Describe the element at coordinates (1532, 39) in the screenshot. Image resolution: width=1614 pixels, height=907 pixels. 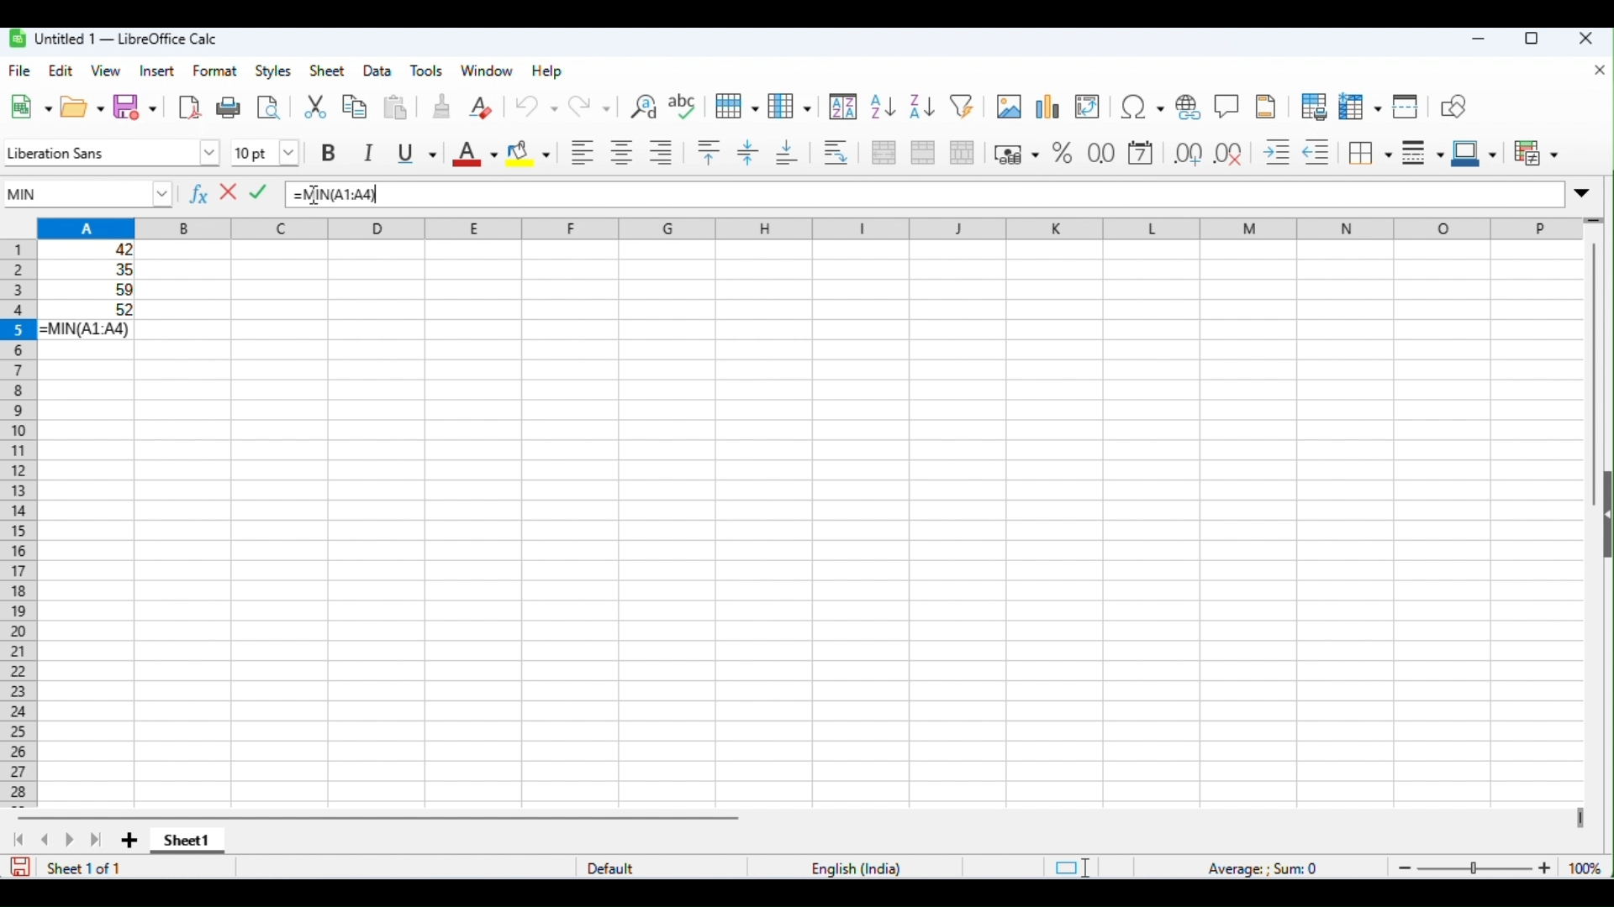
I see `maximize` at that location.